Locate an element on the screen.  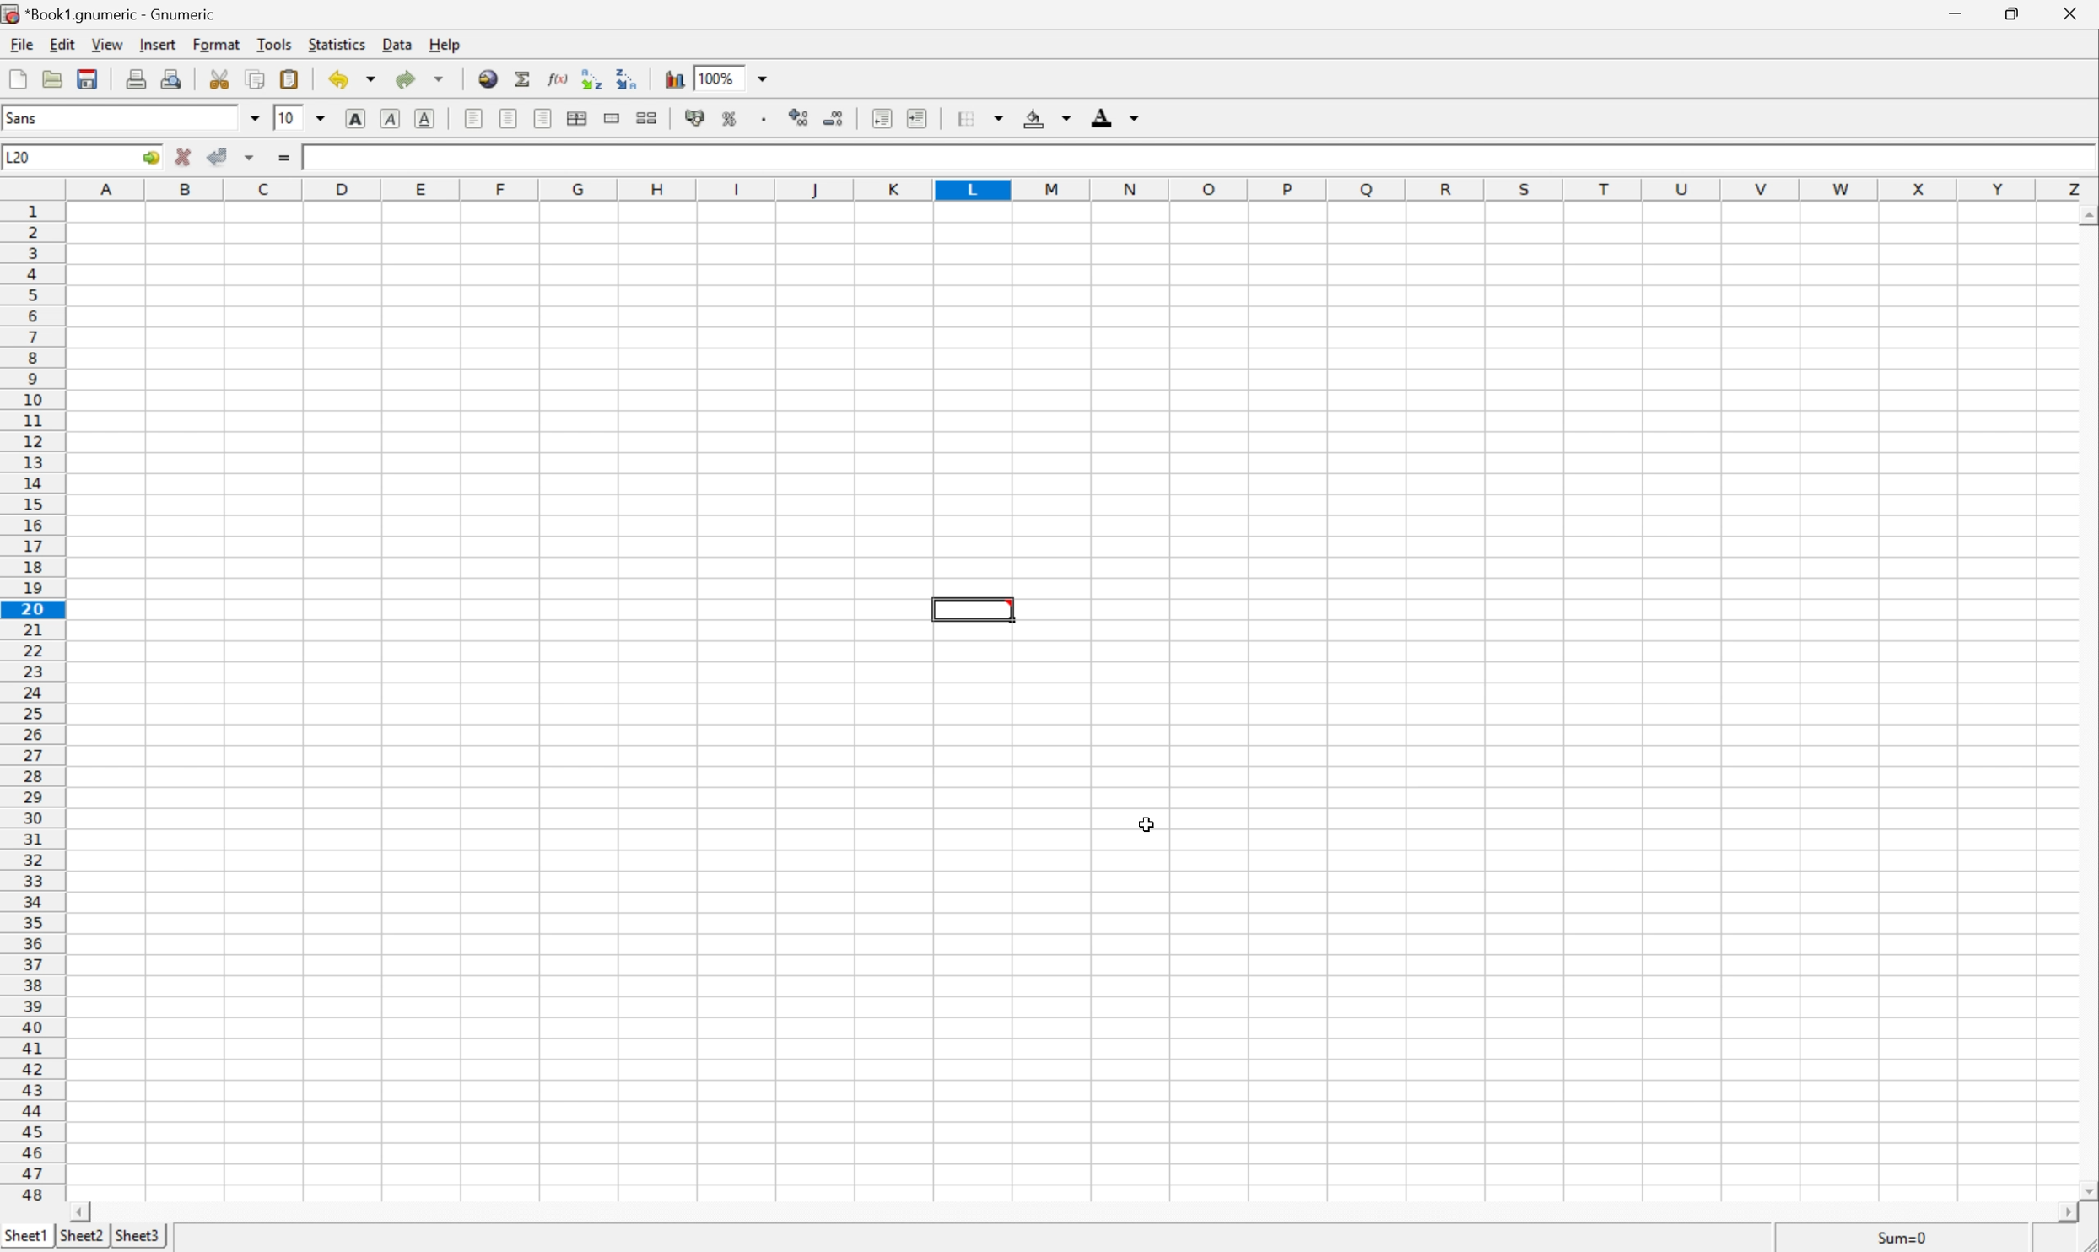
Set the format of the selected cells to include a thousands separator is located at coordinates (766, 118).